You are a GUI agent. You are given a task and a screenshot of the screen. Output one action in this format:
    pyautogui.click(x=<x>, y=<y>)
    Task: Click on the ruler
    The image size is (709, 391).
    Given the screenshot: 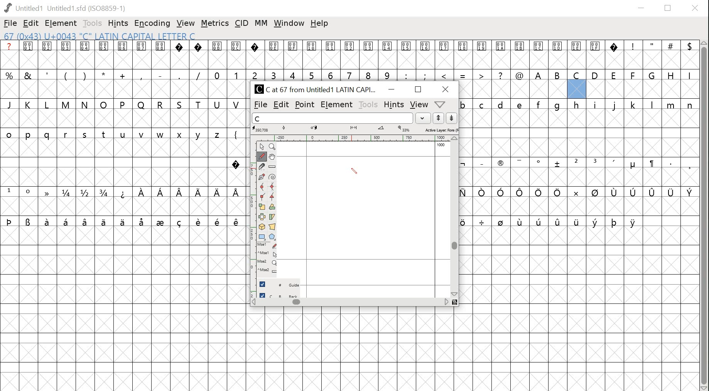 What is the action you would take?
    pyautogui.click(x=273, y=167)
    